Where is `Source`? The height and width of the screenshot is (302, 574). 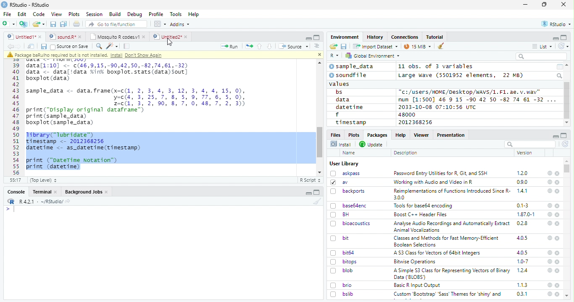
Source is located at coordinates (293, 47).